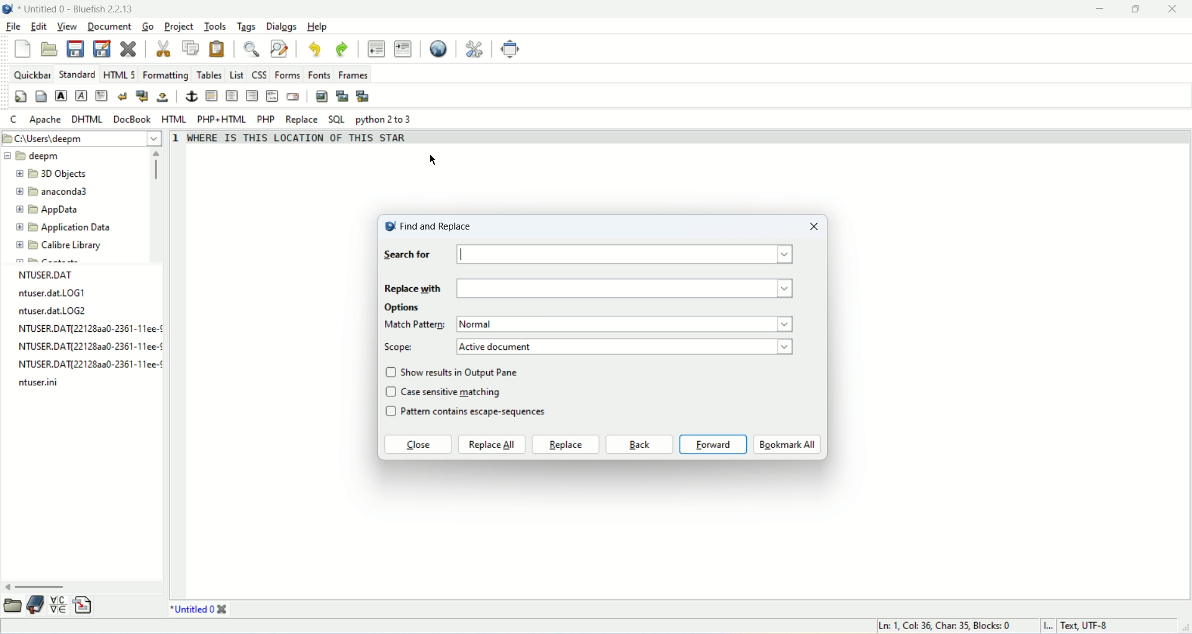 This screenshot has height=634, width=1192. I want to click on right justify, so click(251, 95).